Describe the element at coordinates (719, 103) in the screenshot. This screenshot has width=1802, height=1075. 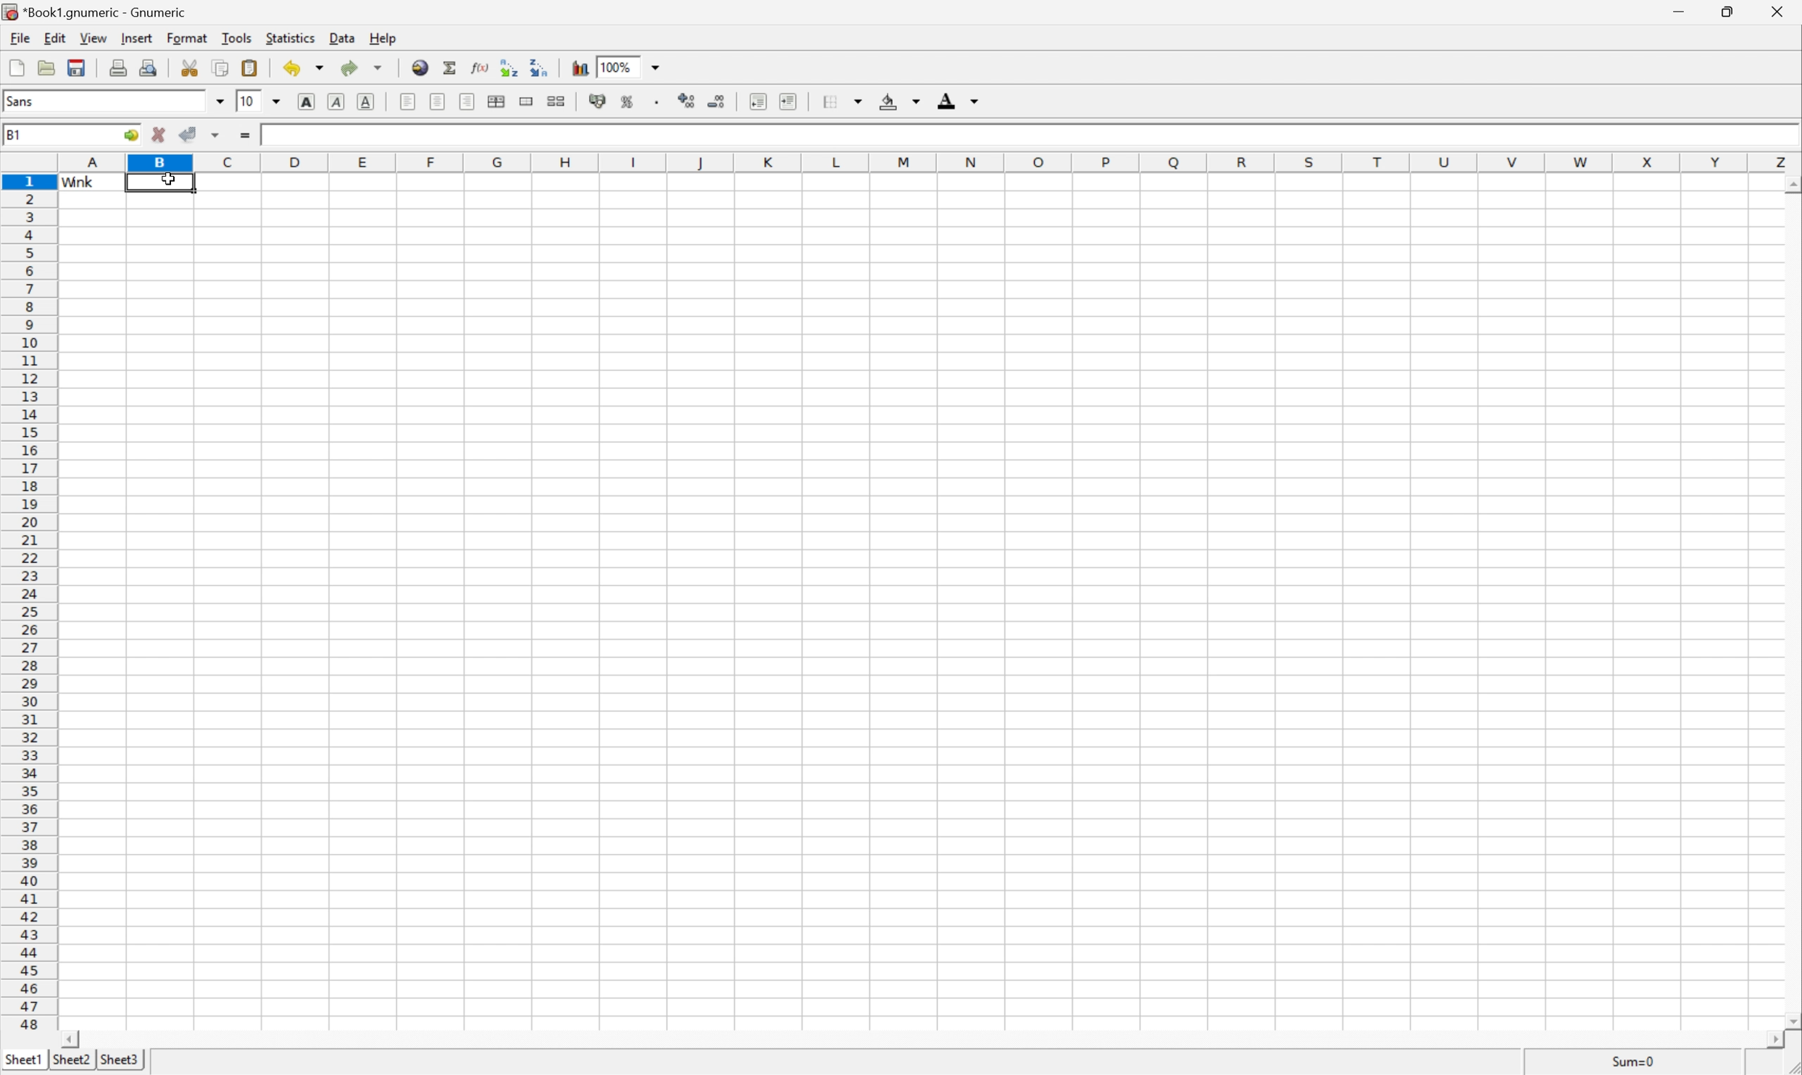
I see `decrease number of decimals displayed` at that location.